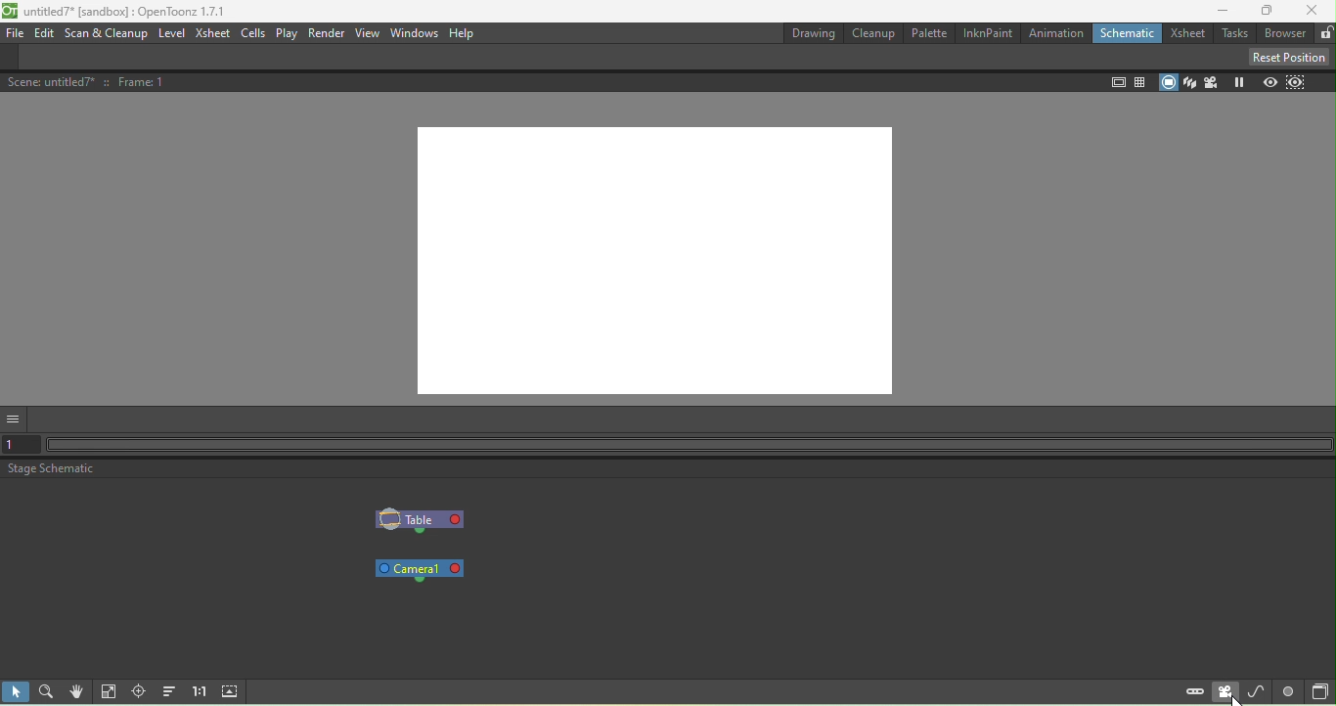 Image resolution: width=1336 pixels, height=706 pixels. What do you see at coordinates (1138, 83) in the screenshot?
I see `field guide` at bounding box center [1138, 83].